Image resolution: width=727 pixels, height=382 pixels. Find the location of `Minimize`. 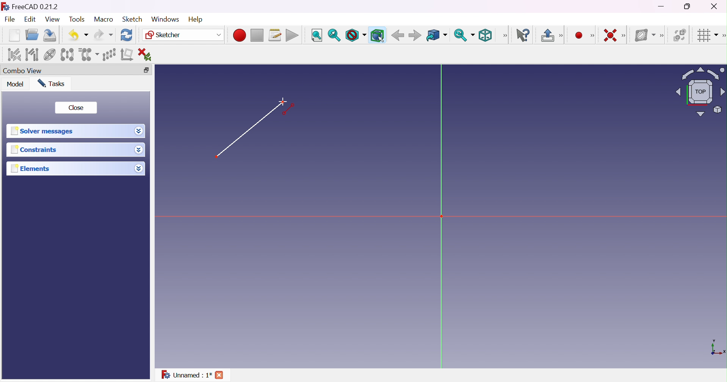

Minimize is located at coordinates (662, 7).